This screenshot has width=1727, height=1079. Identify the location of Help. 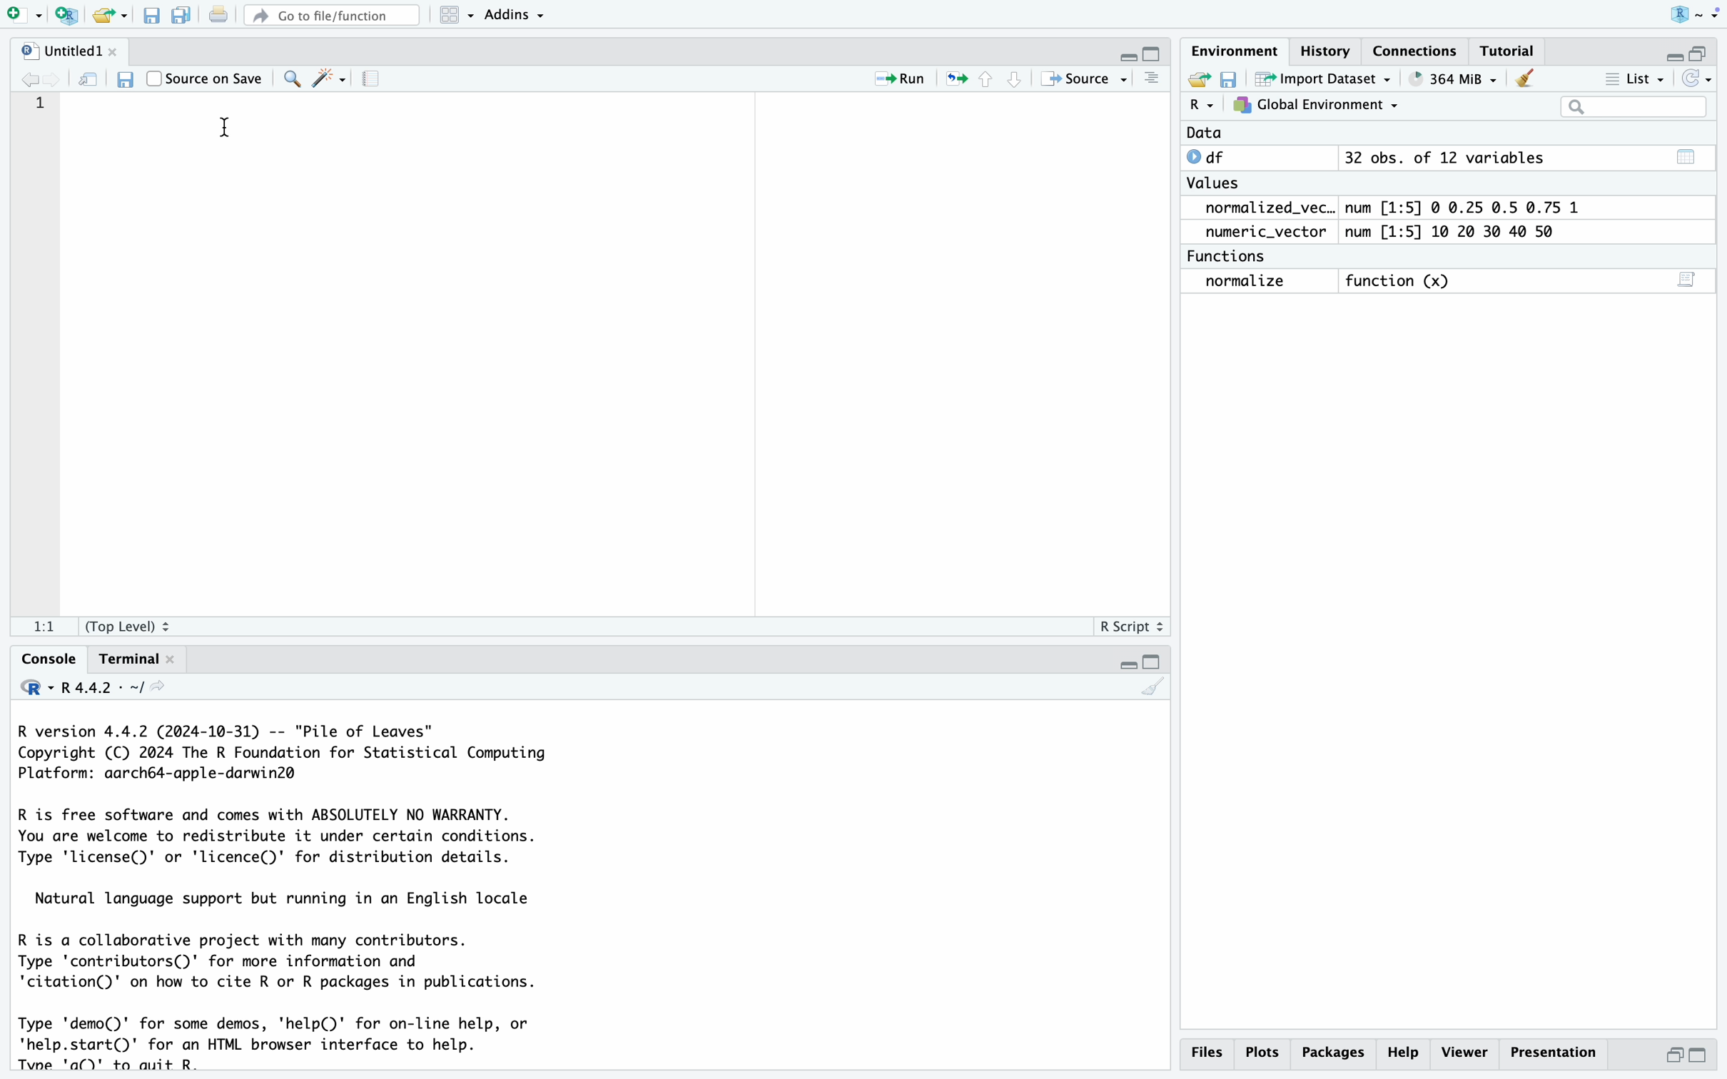
(1407, 1052).